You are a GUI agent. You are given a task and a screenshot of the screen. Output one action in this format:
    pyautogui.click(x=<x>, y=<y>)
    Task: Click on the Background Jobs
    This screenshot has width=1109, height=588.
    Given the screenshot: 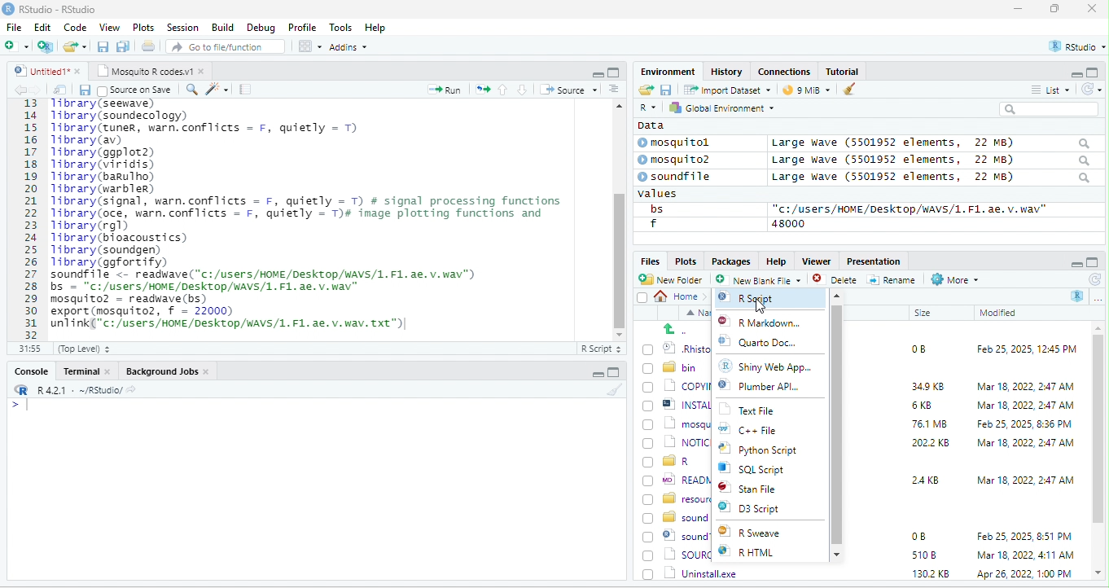 What is the action you would take?
    pyautogui.click(x=167, y=371)
    